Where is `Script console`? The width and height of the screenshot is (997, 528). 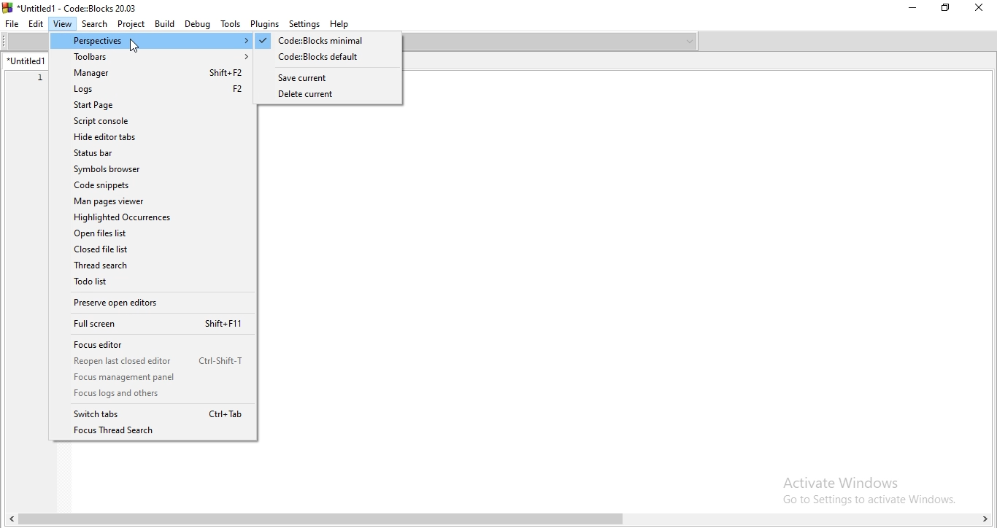
Script console is located at coordinates (155, 120).